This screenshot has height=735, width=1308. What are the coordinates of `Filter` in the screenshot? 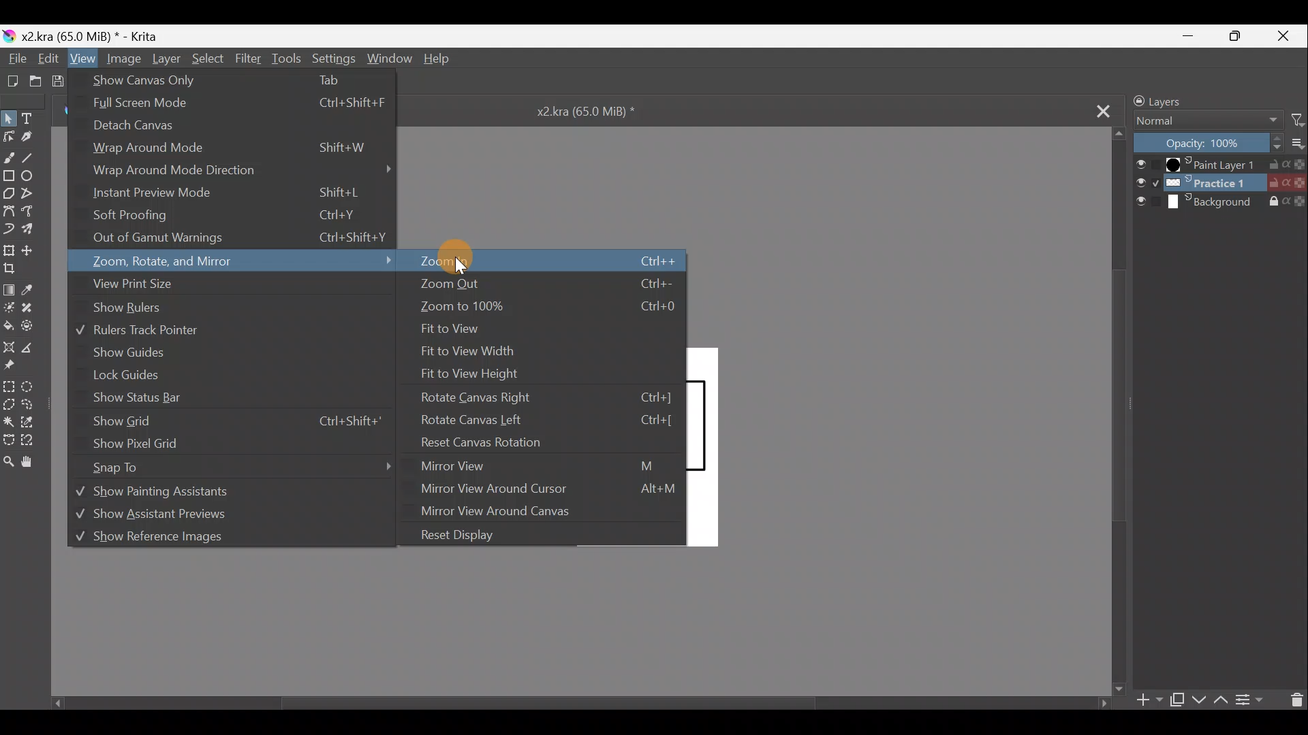 It's located at (1300, 118).